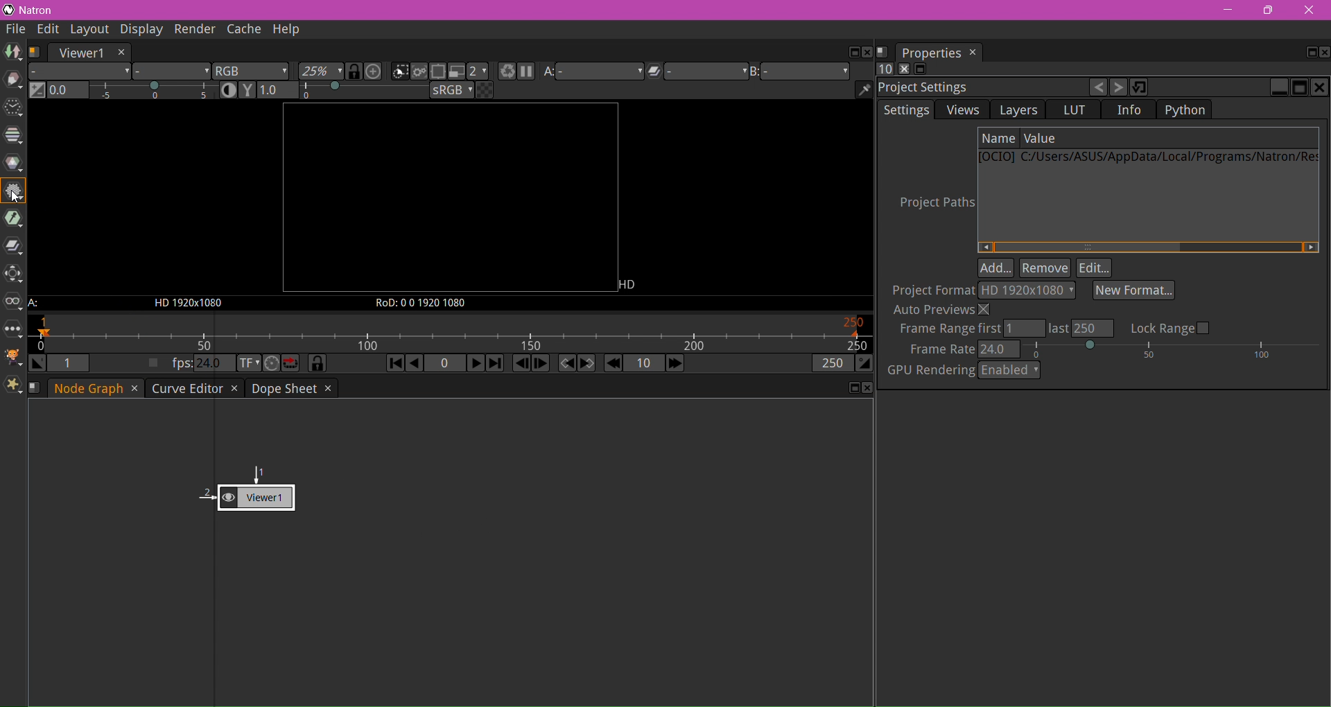 This screenshot has height=707, width=1331. I want to click on Set the Frame Range first and last, so click(1004, 329).